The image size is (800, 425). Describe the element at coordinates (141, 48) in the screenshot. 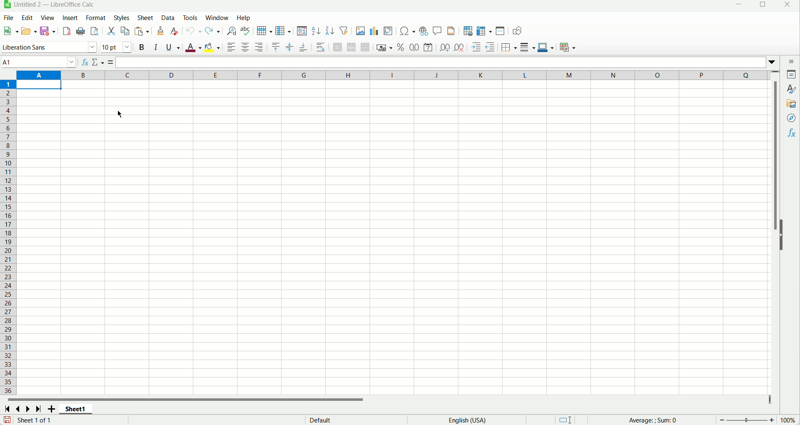

I see `Bold` at that location.